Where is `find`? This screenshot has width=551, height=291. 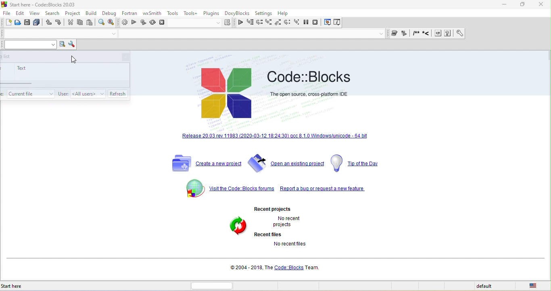 find is located at coordinates (102, 23).